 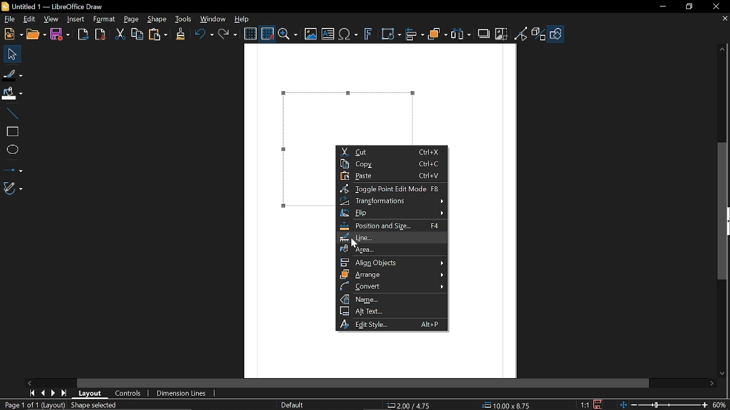 What do you see at coordinates (415, 35) in the screenshot?
I see `Align` at bounding box center [415, 35].